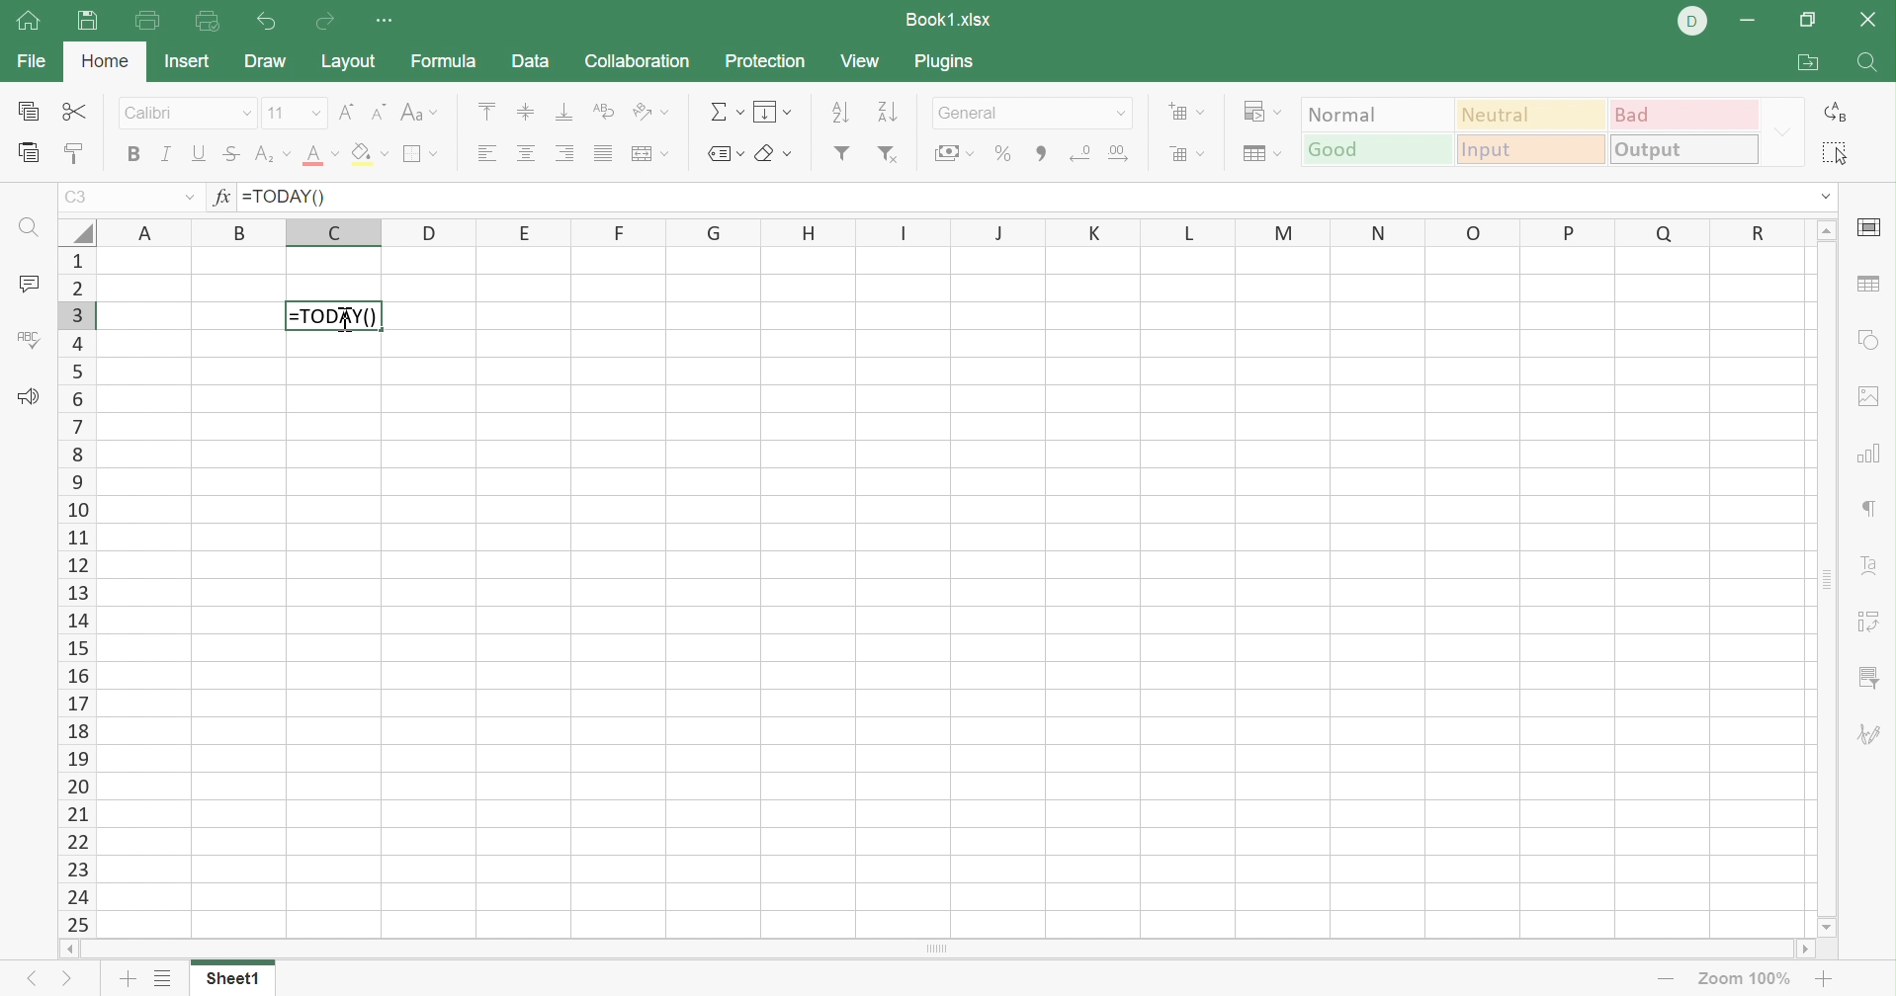  Describe the element at coordinates (75, 231) in the screenshot. I see `select all cells` at that location.